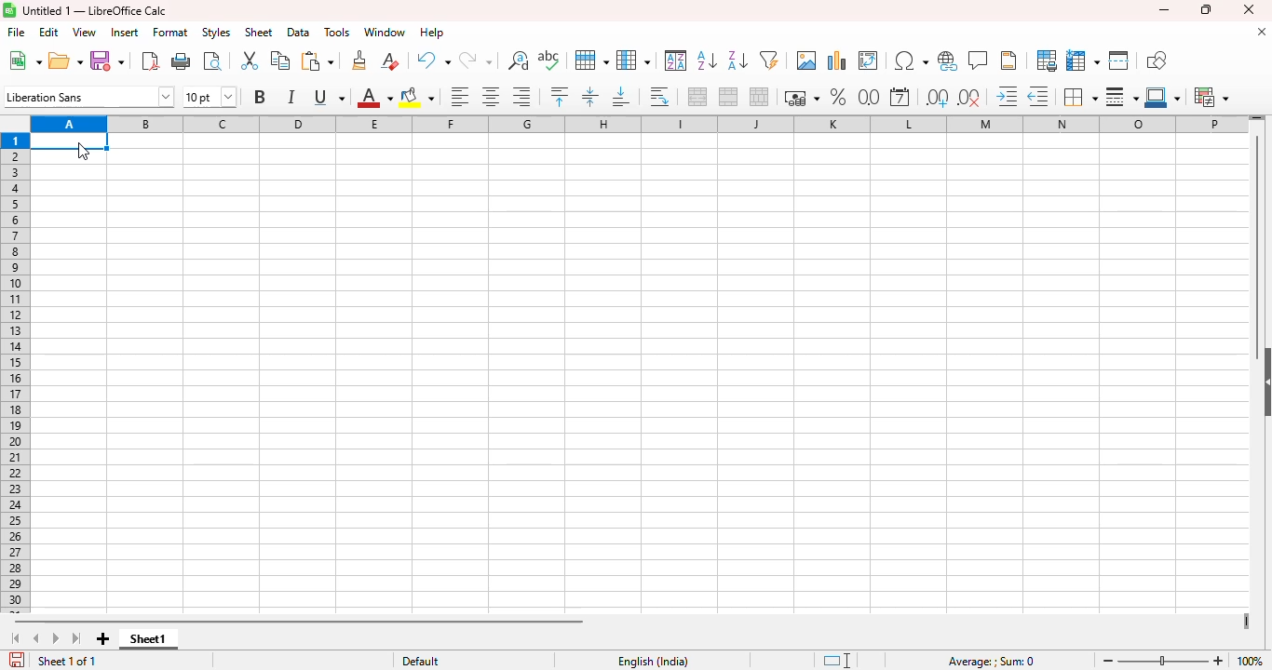 The width and height of the screenshot is (1272, 670). What do you see at coordinates (801, 98) in the screenshot?
I see `format as currency` at bounding box center [801, 98].